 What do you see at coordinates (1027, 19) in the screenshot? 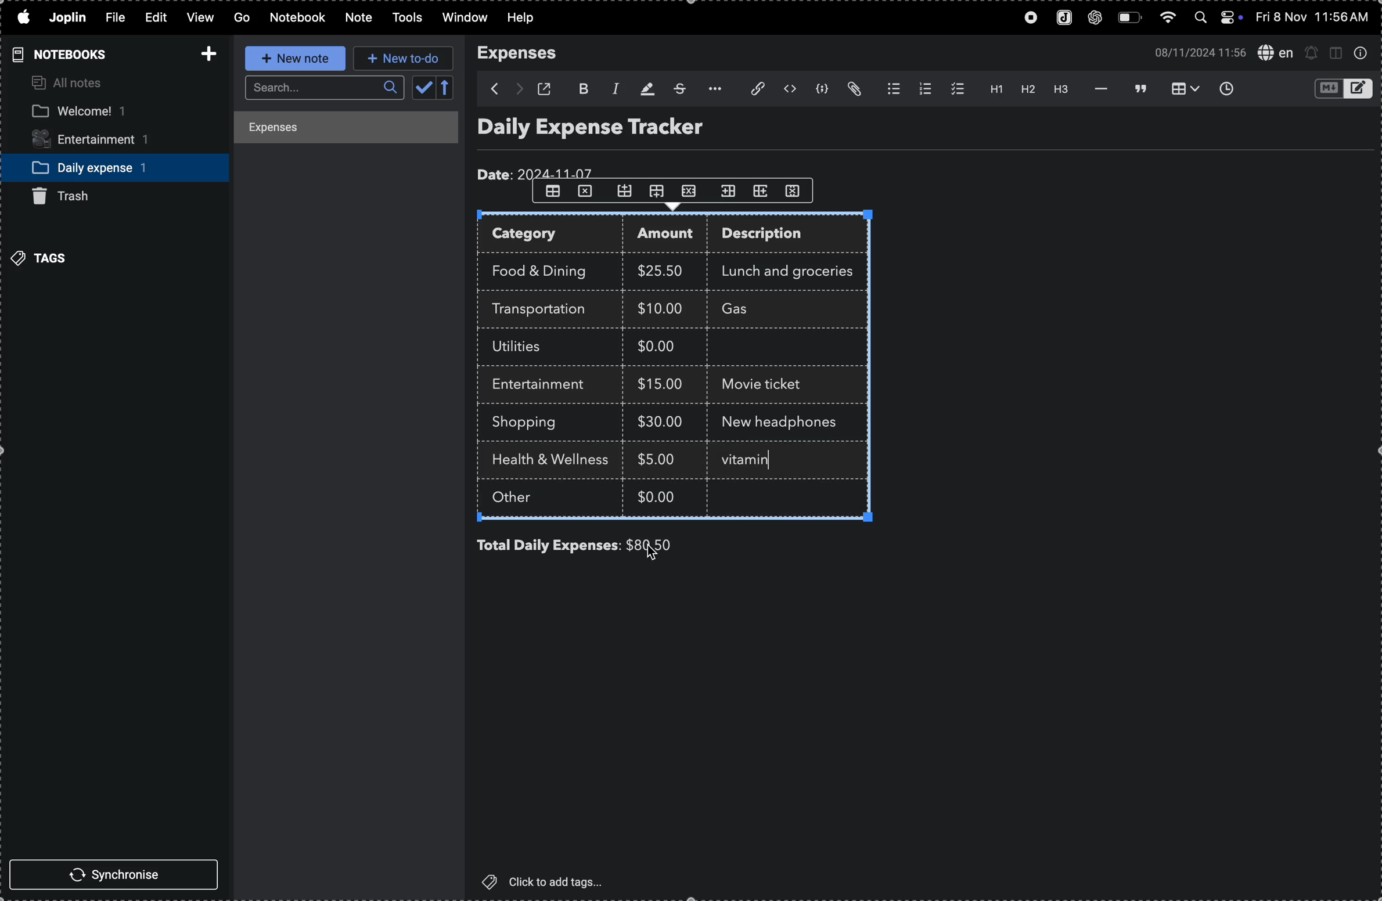
I see `record` at bounding box center [1027, 19].